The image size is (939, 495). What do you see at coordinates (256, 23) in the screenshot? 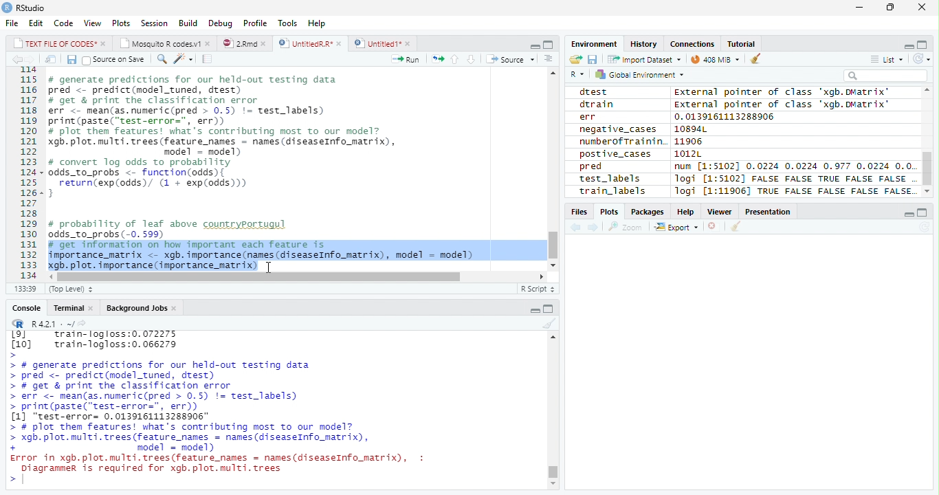
I see `Profile` at bounding box center [256, 23].